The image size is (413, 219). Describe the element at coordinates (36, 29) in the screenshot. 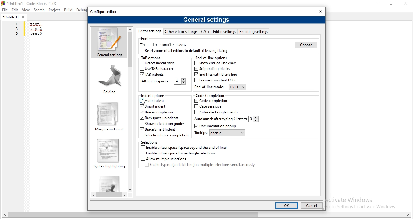

I see `test2` at that location.